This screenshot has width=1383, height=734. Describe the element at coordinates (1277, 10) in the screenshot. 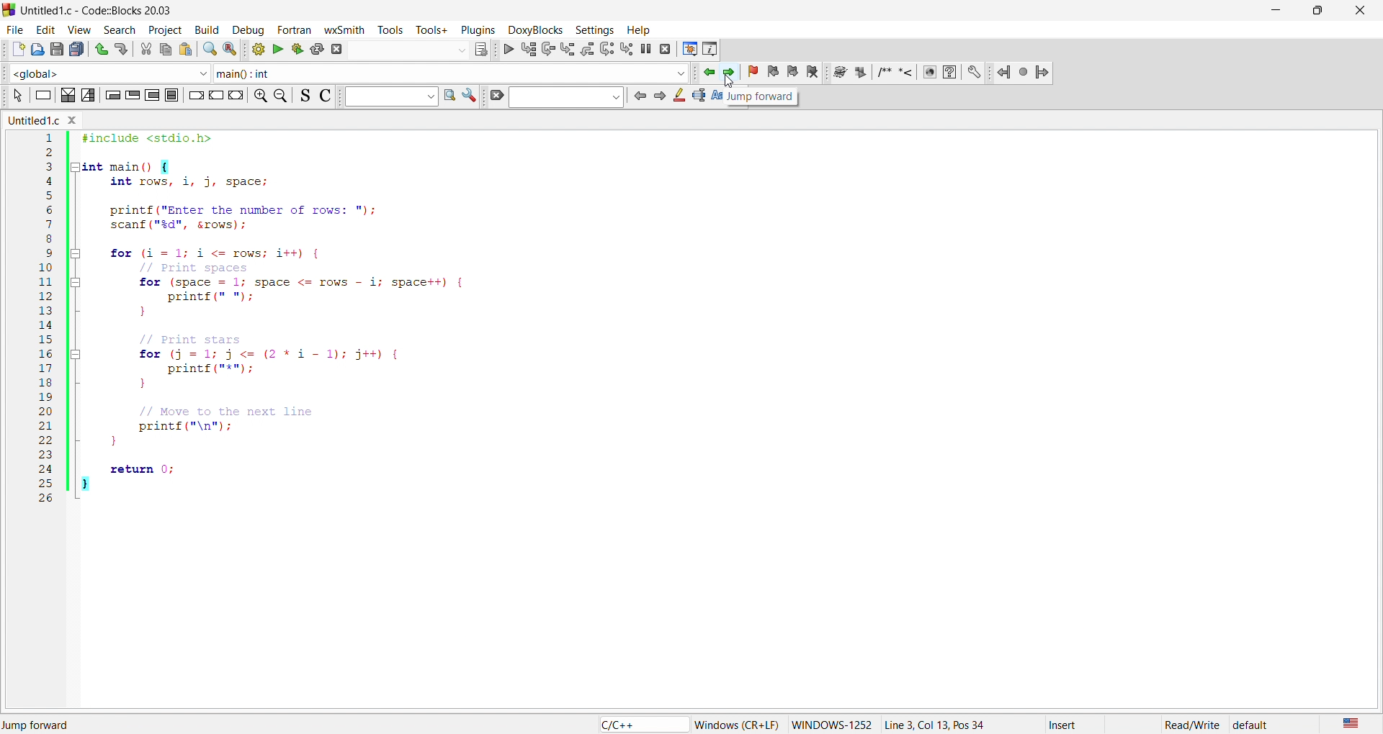

I see `minimize` at that location.